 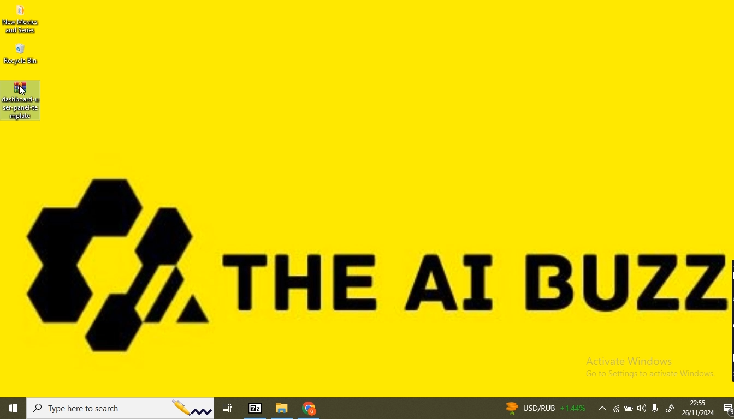 What do you see at coordinates (20, 100) in the screenshot?
I see `Dashboard_user_panel_template(file selected)` at bounding box center [20, 100].